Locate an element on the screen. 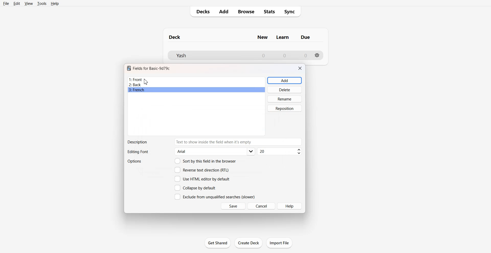  File is located at coordinates (6, 3).